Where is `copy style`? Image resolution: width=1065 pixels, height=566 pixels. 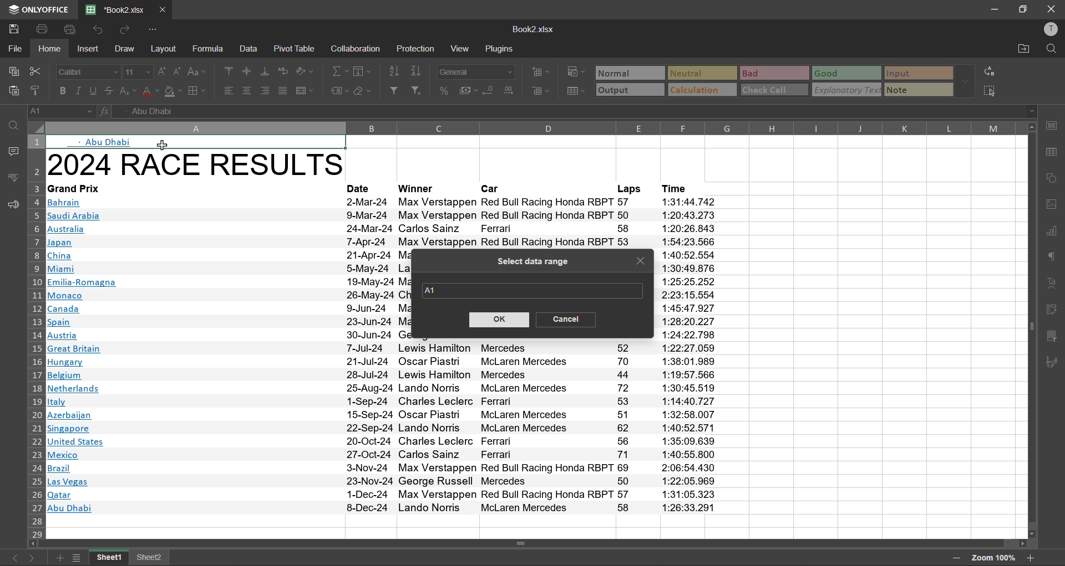 copy style is located at coordinates (38, 90).